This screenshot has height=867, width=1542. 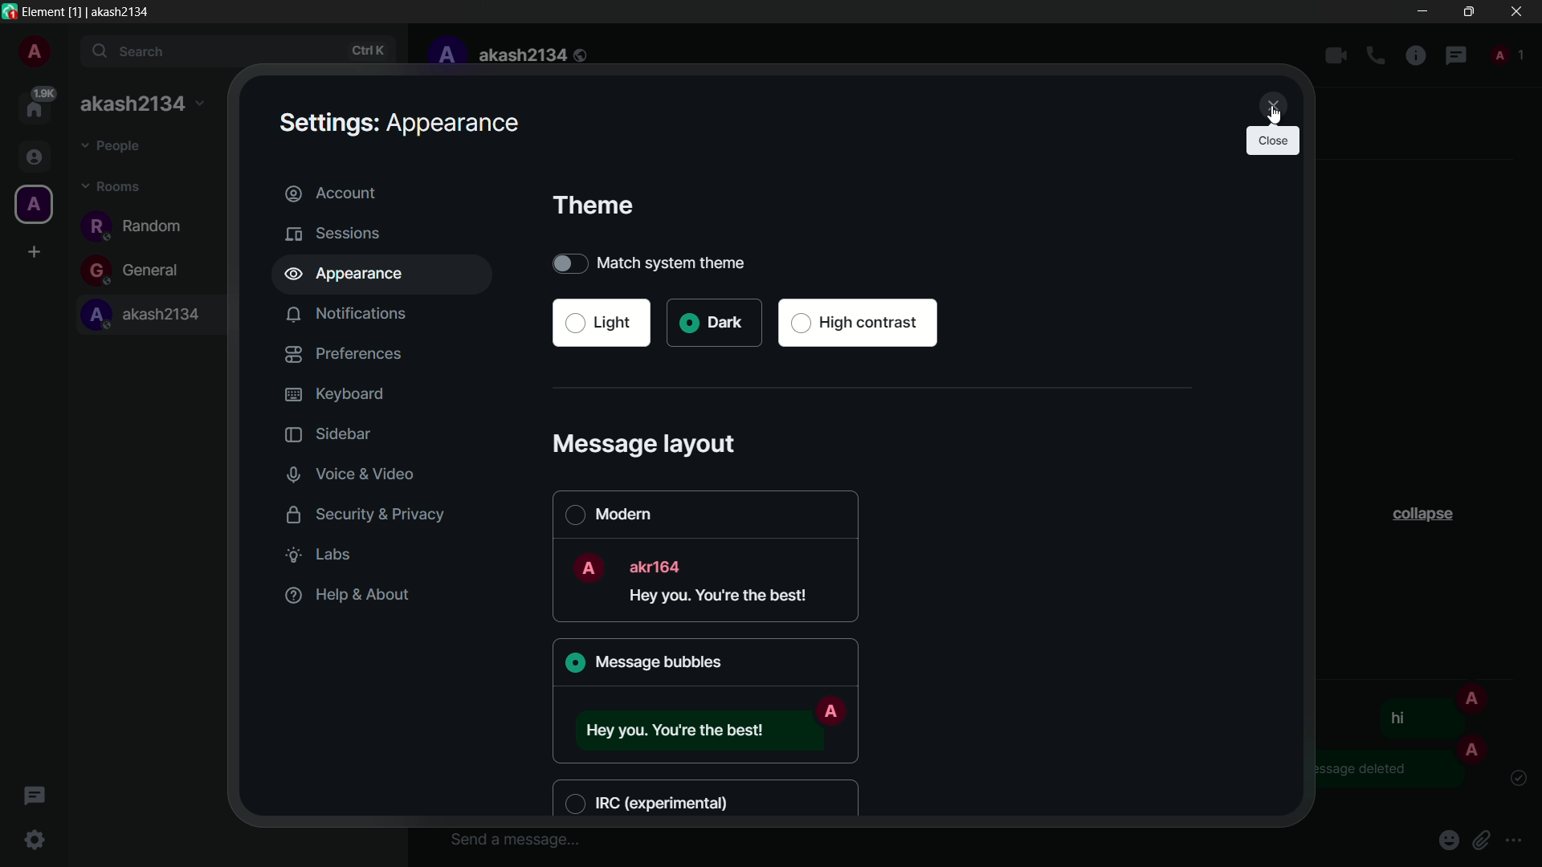 I want to click on voice and video, so click(x=354, y=474).